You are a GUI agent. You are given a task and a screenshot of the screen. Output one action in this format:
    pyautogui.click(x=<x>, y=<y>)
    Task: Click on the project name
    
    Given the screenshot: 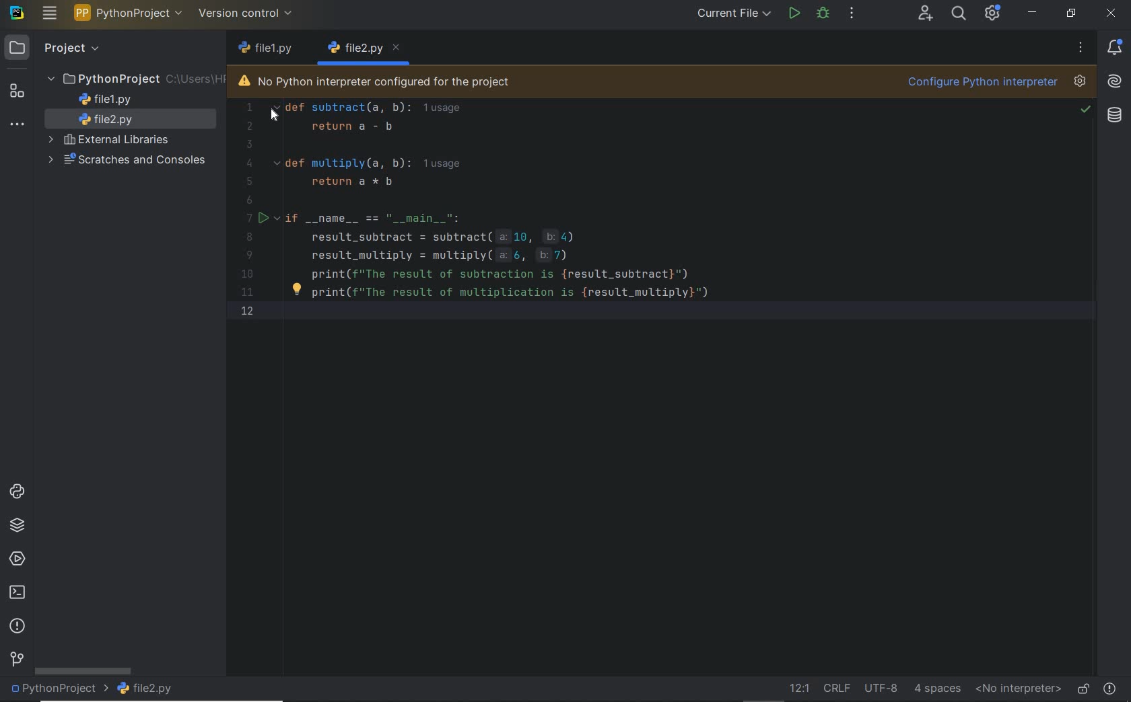 What is the action you would take?
    pyautogui.click(x=57, y=691)
    